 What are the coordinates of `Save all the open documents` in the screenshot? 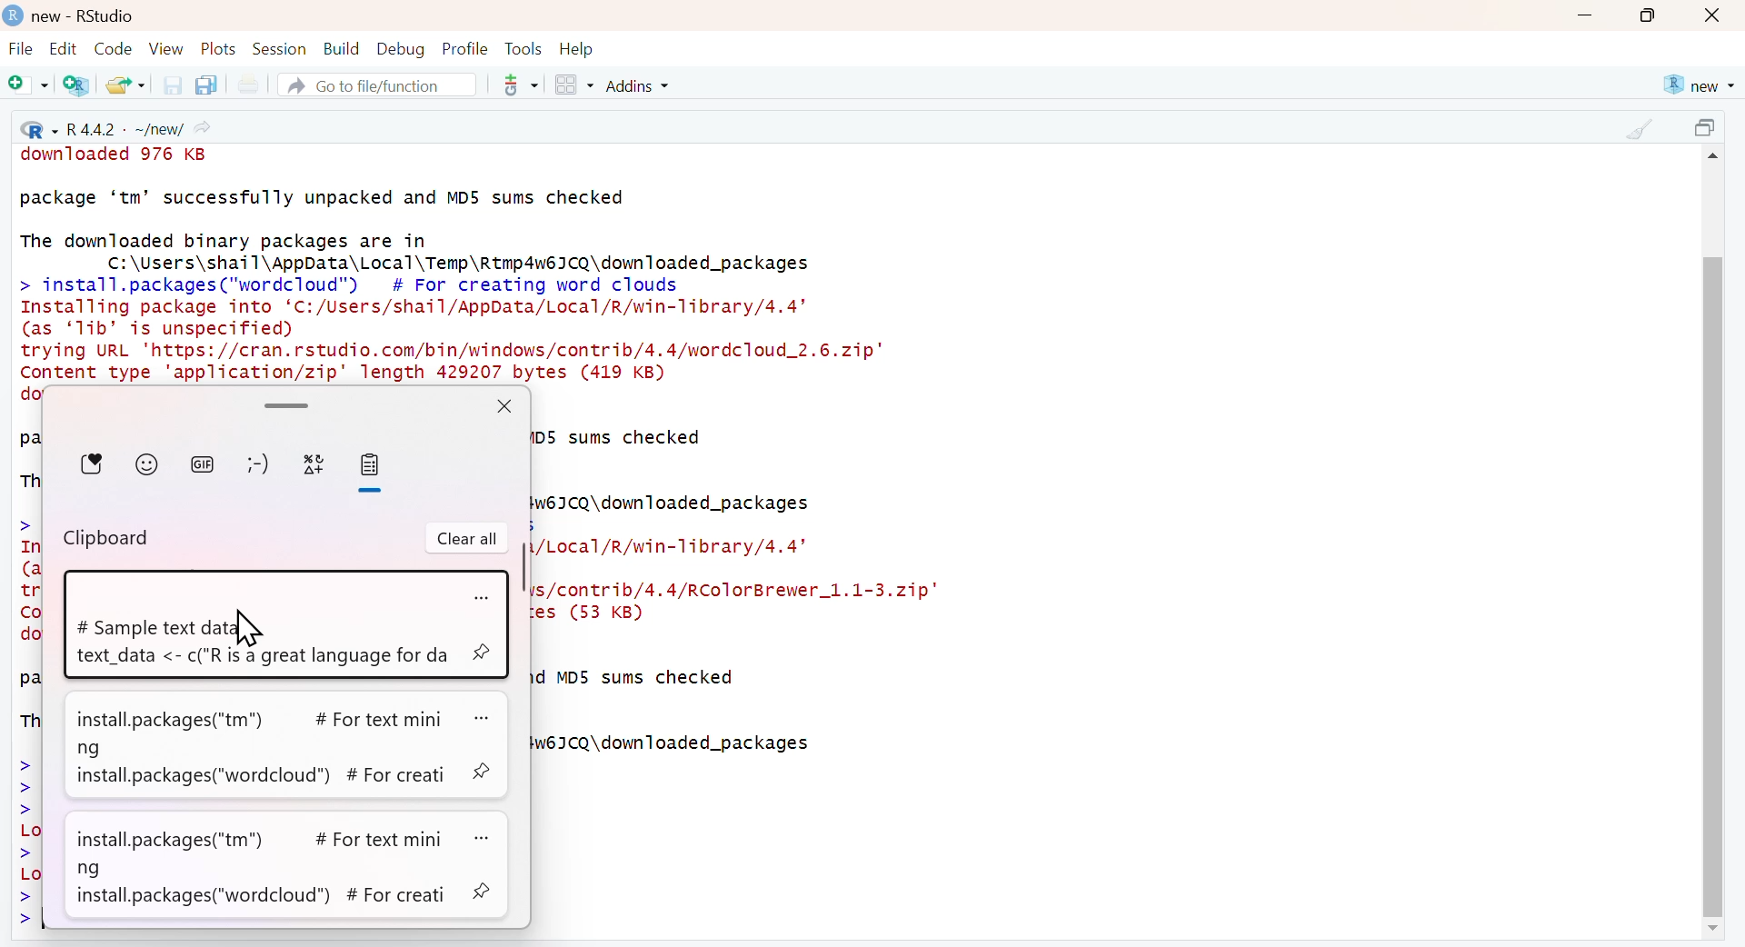 It's located at (205, 85).